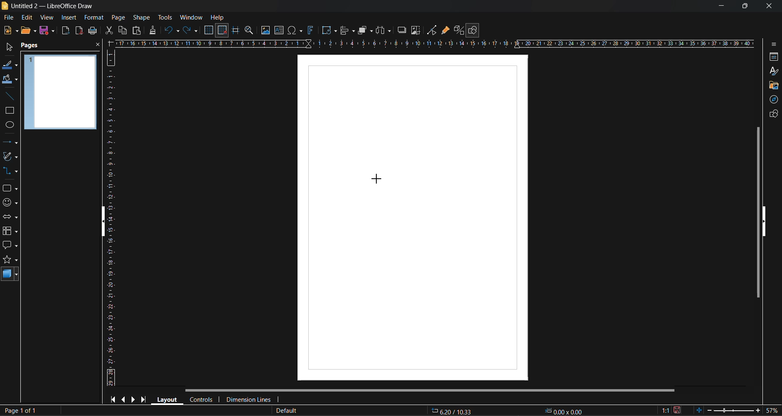 The height and width of the screenshot is (416, 782). What do you see at coordinates (153, 30) in the screenshot?
I see `clone formatting` at bounding box center [153, 30].